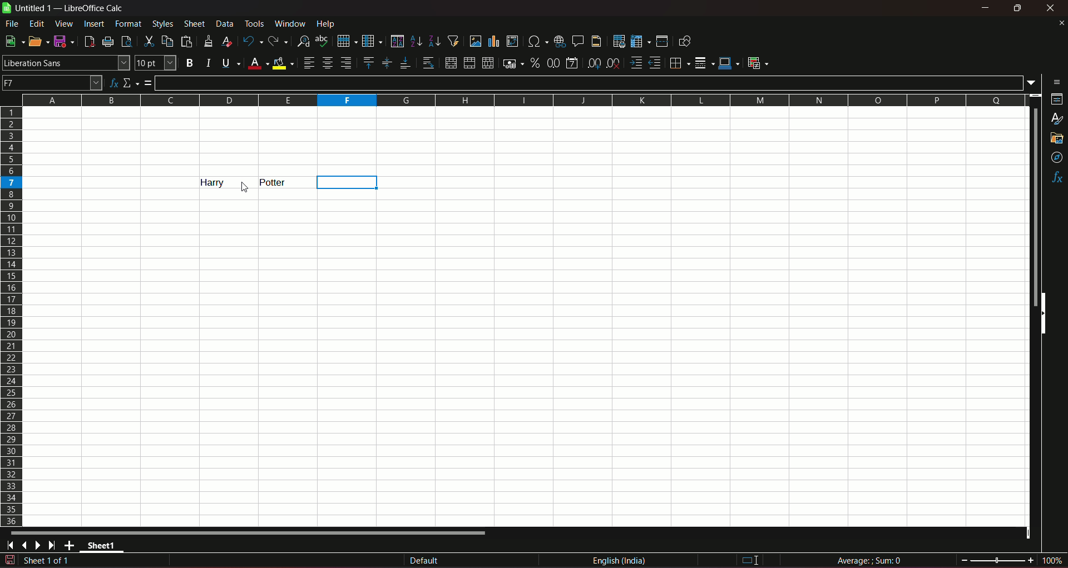 This screenshot has width=1068, height=568. Describe the element at coordinates (386, 63) in the screenshot. I see `center vertically` at that location.